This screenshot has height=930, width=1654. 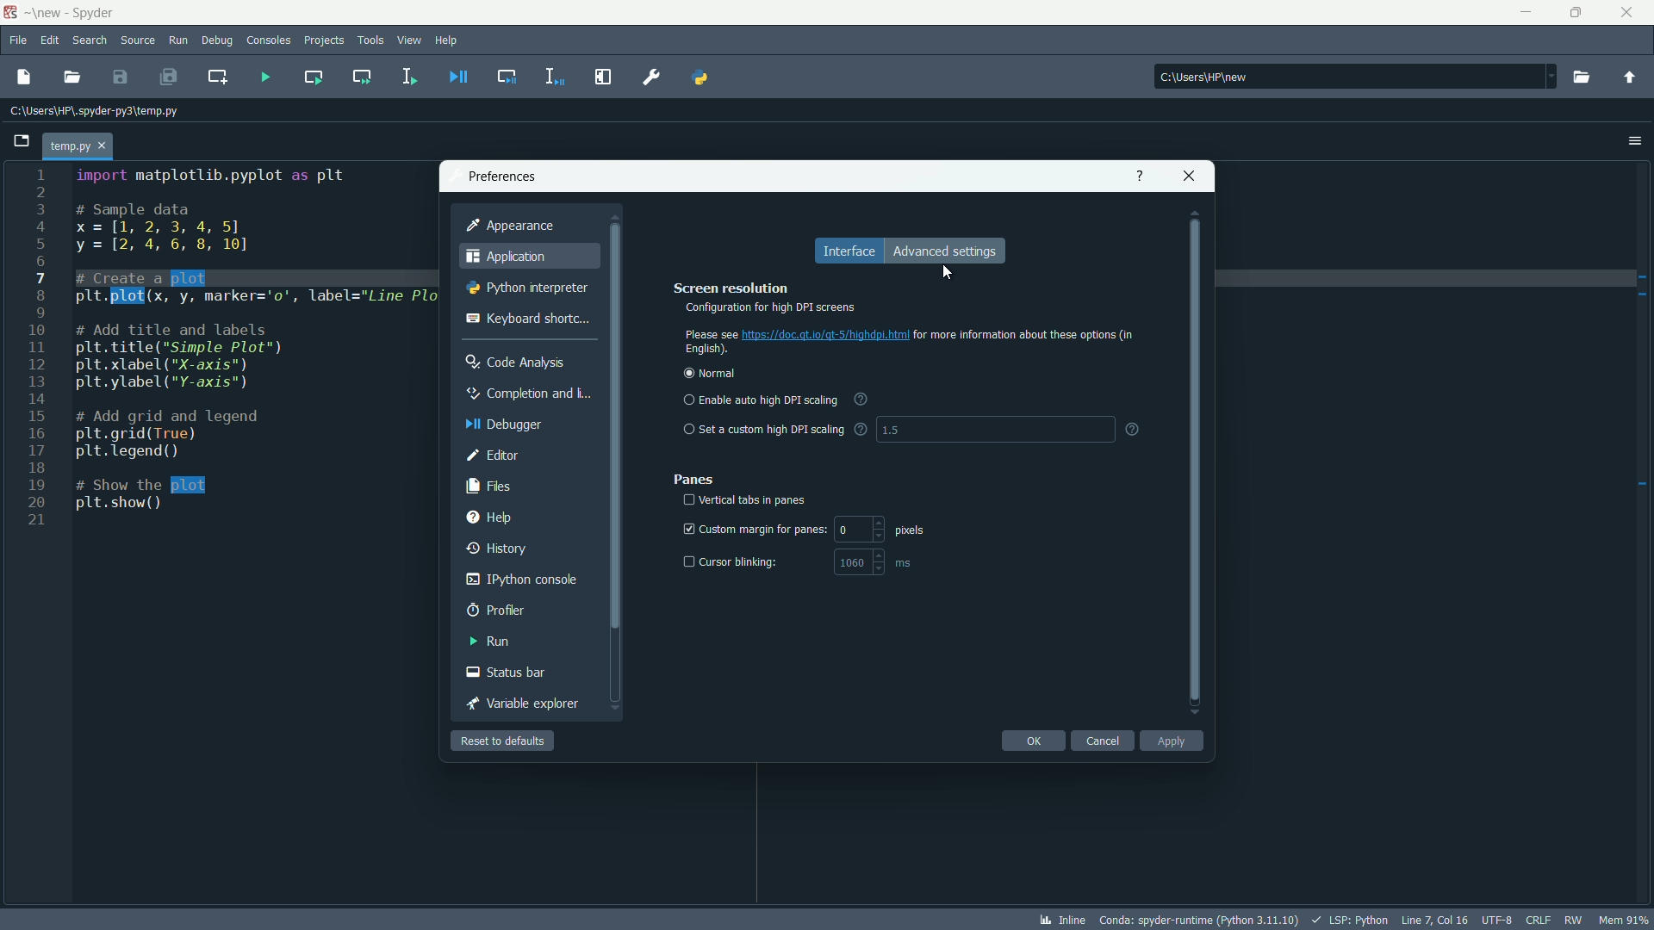 I want to click on preferences, so click(x=498, y=175).